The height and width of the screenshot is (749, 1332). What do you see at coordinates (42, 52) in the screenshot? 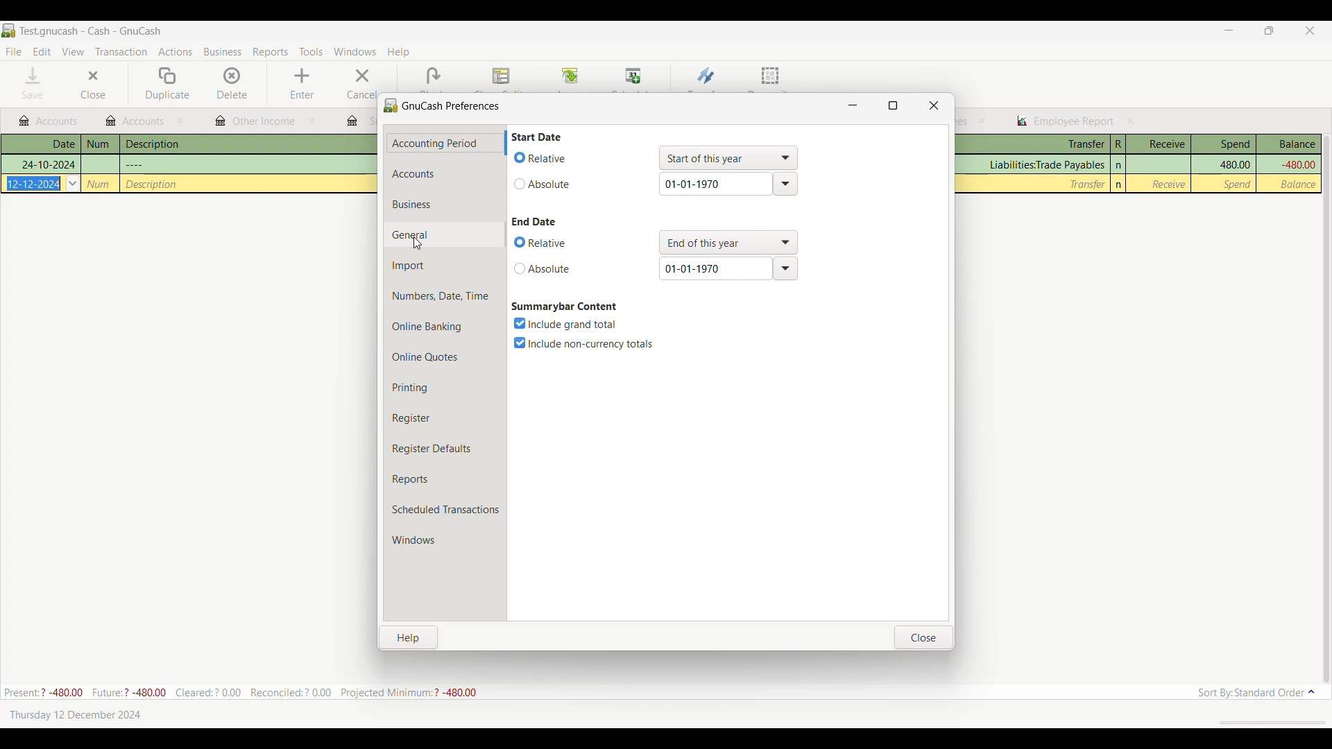
I see `Edit menu` at bounding box center [42, 52].